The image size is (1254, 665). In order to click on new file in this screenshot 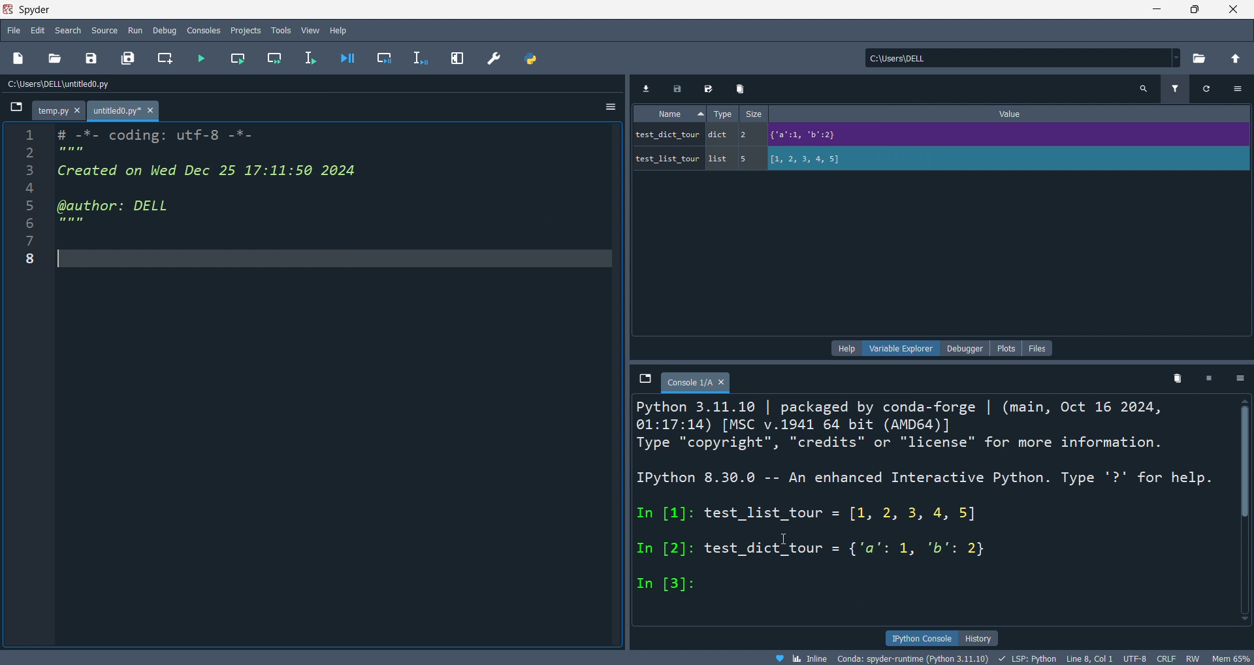, I will do `click(21, 59)`.